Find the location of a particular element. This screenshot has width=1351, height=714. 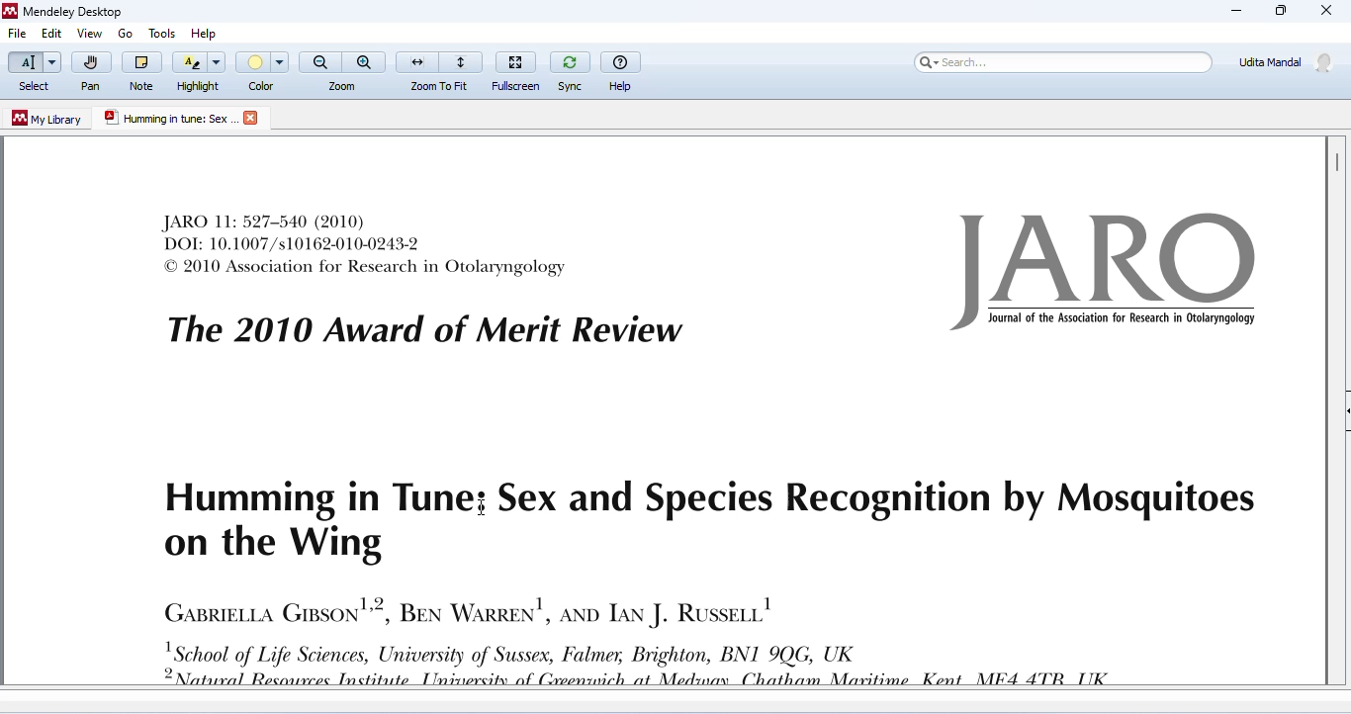

sync is located at coordinates (570, 69).